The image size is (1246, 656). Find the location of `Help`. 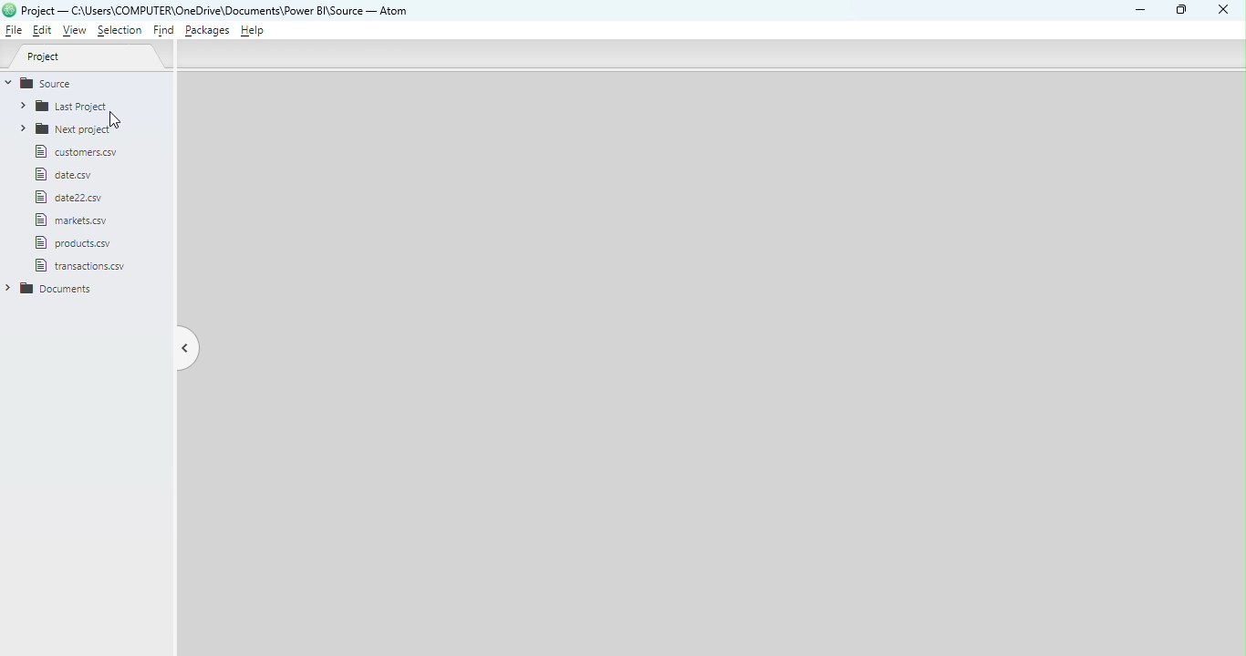

Help is located at coordinates (255, 33).